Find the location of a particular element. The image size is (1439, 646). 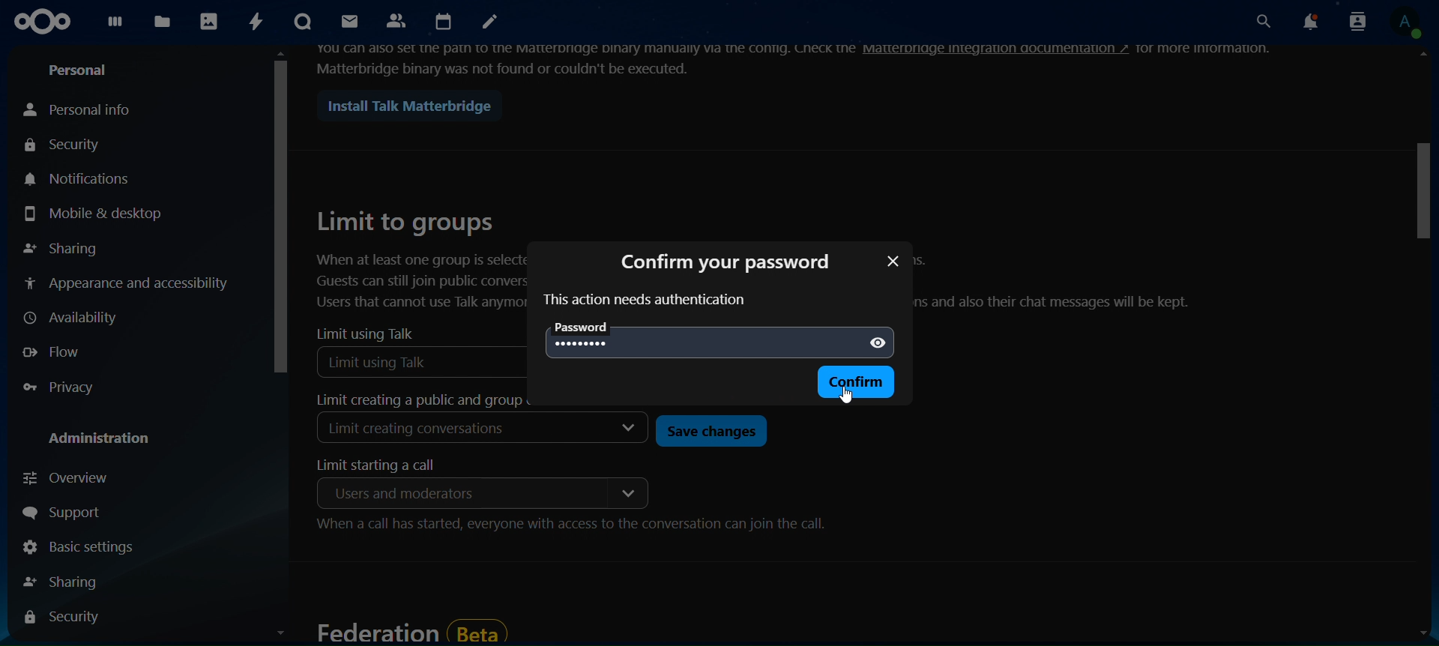

calendar is located at coordinates (446, 22).